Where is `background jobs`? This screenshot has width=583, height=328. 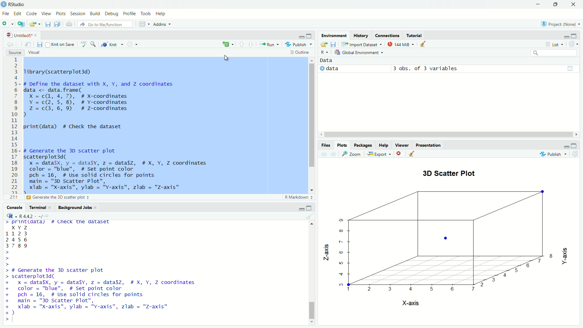
background jobs is located at coordinates (74, 207).